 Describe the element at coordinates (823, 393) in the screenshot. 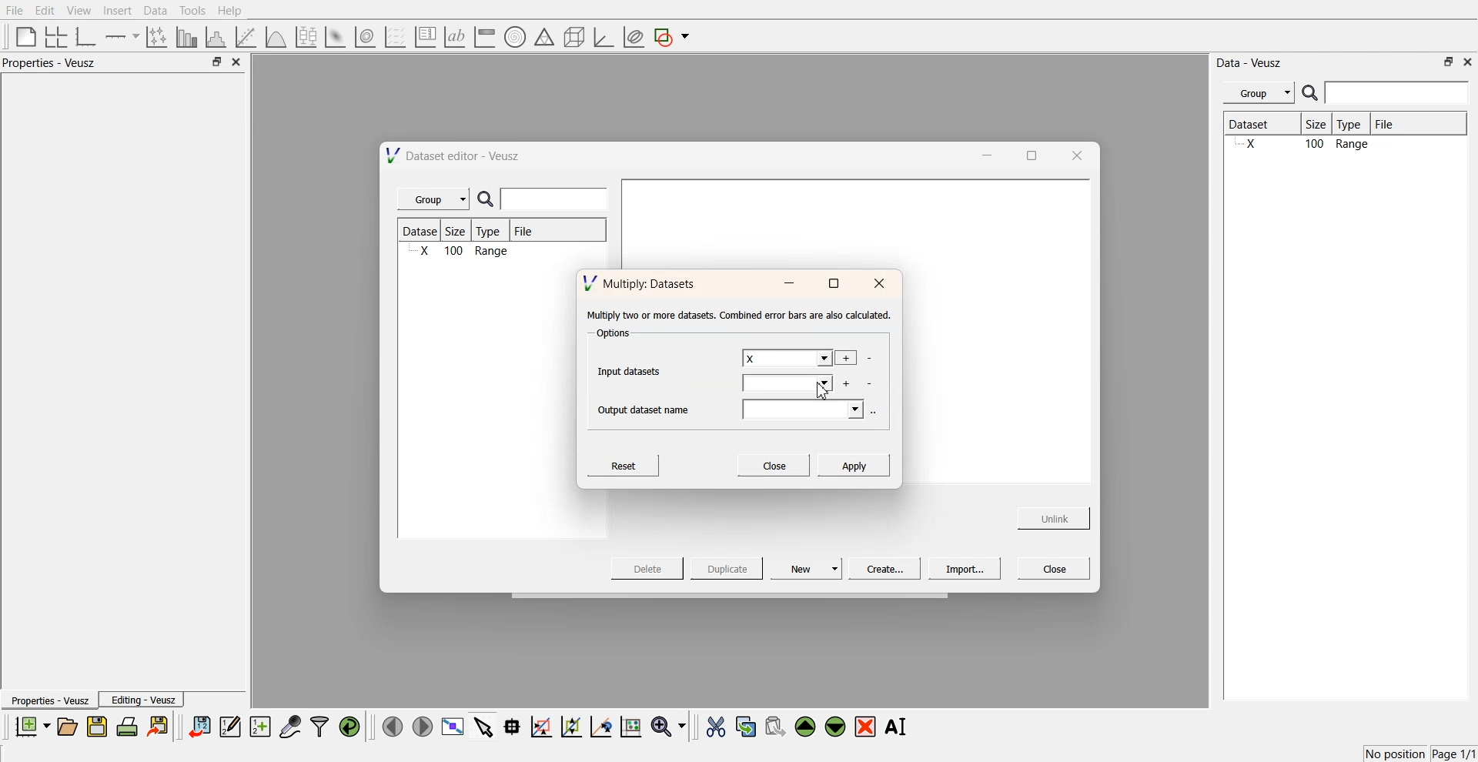

I see `cursor` at that location.